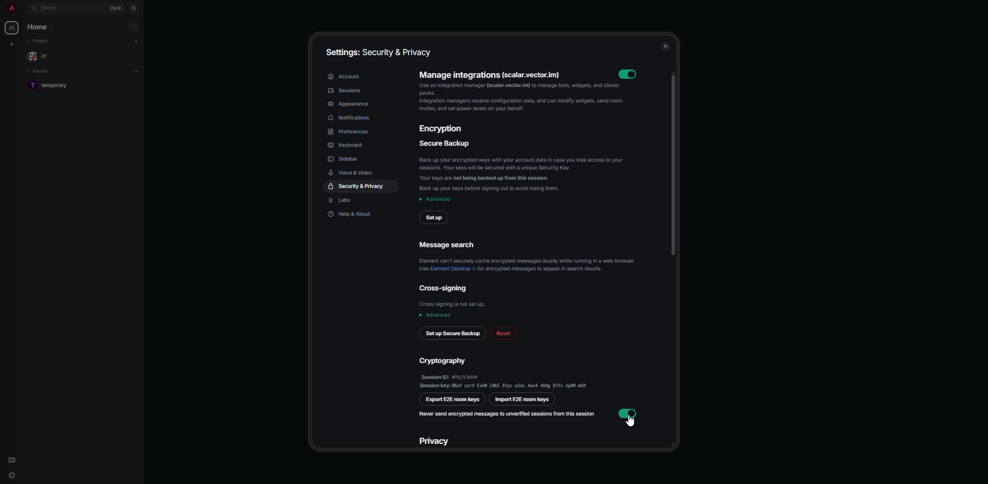 This screenshot has width=988, height=484. I want to click on import e2e room keys, so click(522, 401).